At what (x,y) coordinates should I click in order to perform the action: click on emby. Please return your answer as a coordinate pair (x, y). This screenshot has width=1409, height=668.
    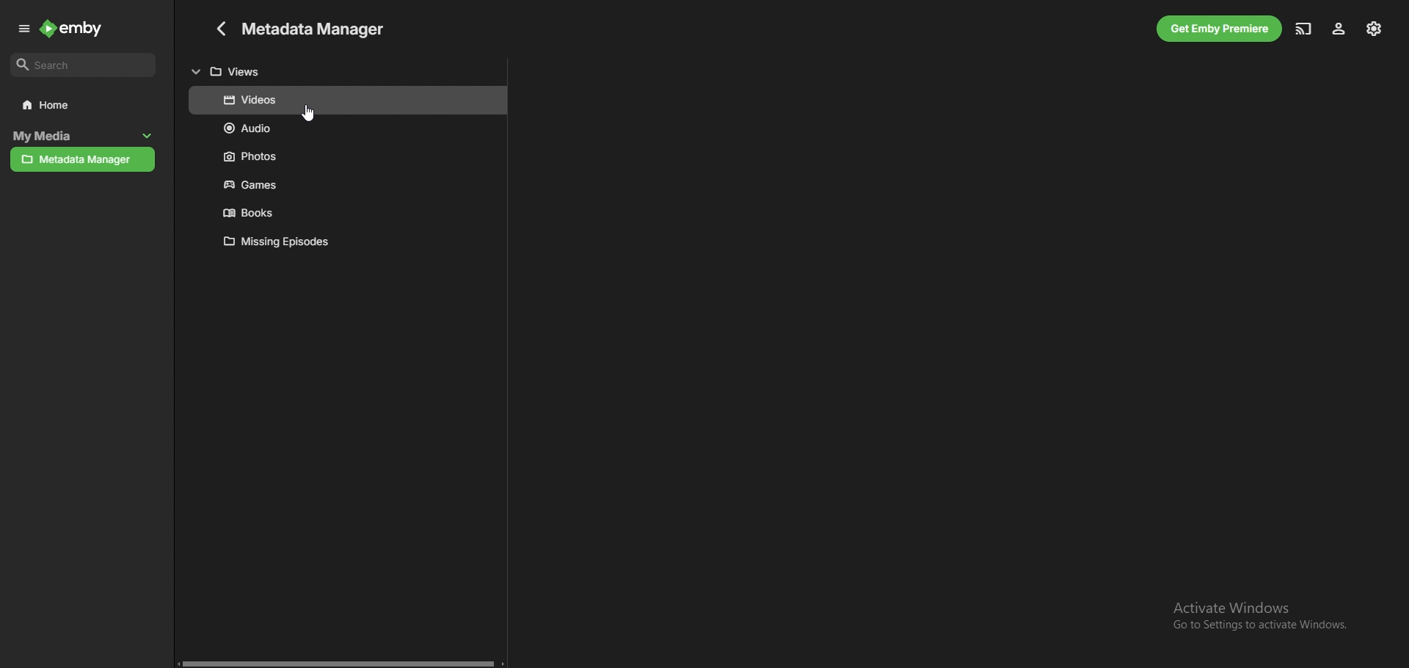
    Looking at the image, I should click on (73, 28).